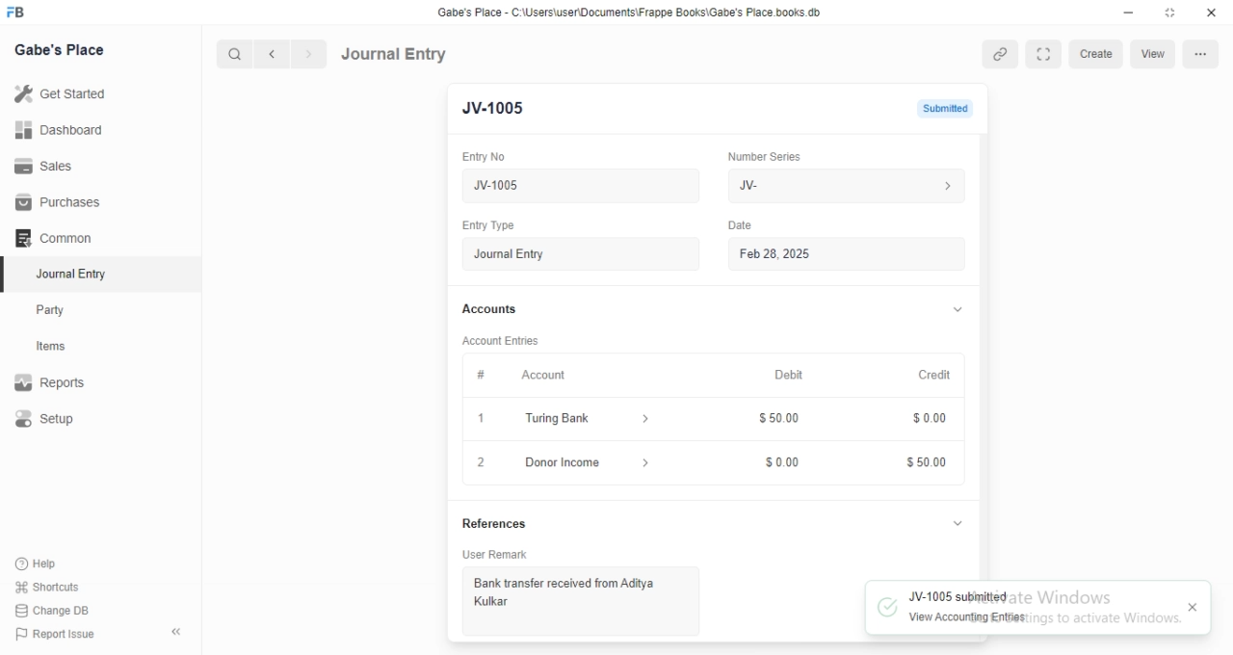 Image resolution: width=1233 pixels, height=655 pixels. What do you see at coordinates (63, 384) in the screenshot?
I see `Reports` at bounding box center [63, 384].